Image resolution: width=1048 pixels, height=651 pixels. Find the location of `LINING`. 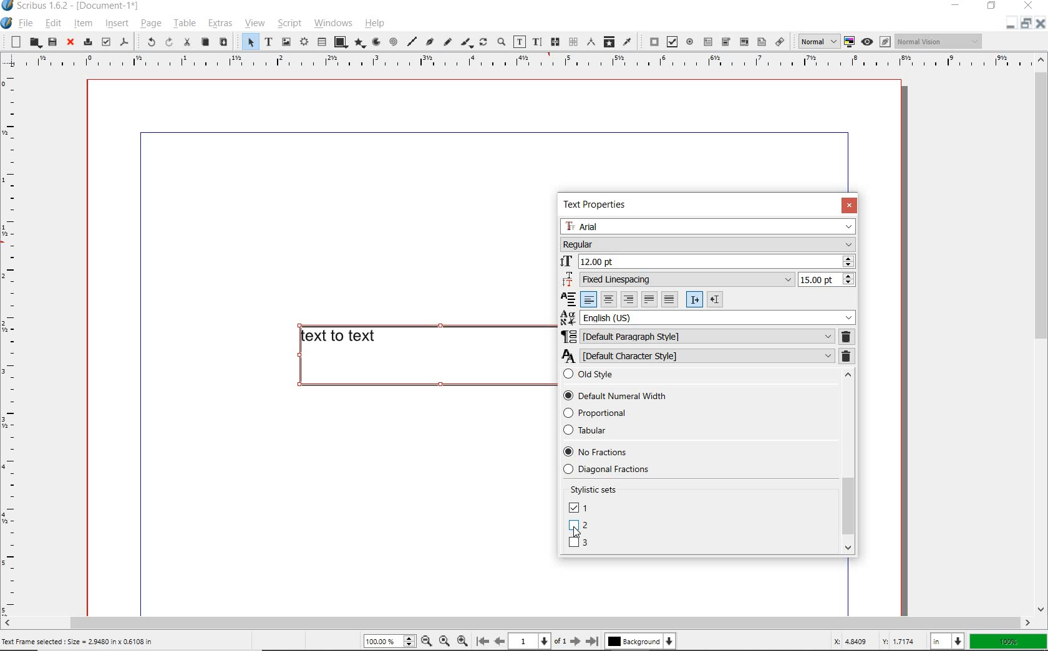

LINING is located at coordinates (579, 544).